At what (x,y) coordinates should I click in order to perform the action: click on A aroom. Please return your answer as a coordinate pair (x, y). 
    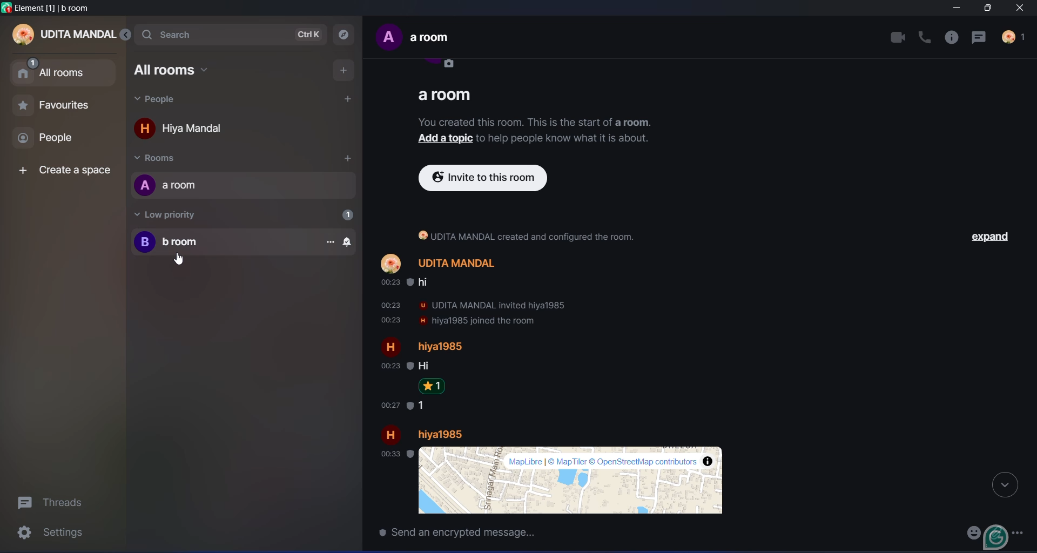
    Looking at the image, I should click on (427, 44).